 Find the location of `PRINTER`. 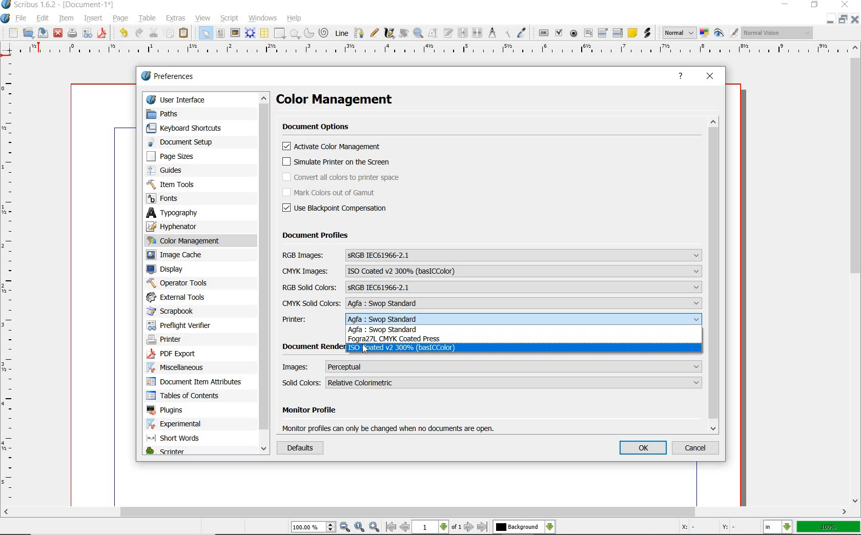

PRINTER is located at coordinates (492, 320).